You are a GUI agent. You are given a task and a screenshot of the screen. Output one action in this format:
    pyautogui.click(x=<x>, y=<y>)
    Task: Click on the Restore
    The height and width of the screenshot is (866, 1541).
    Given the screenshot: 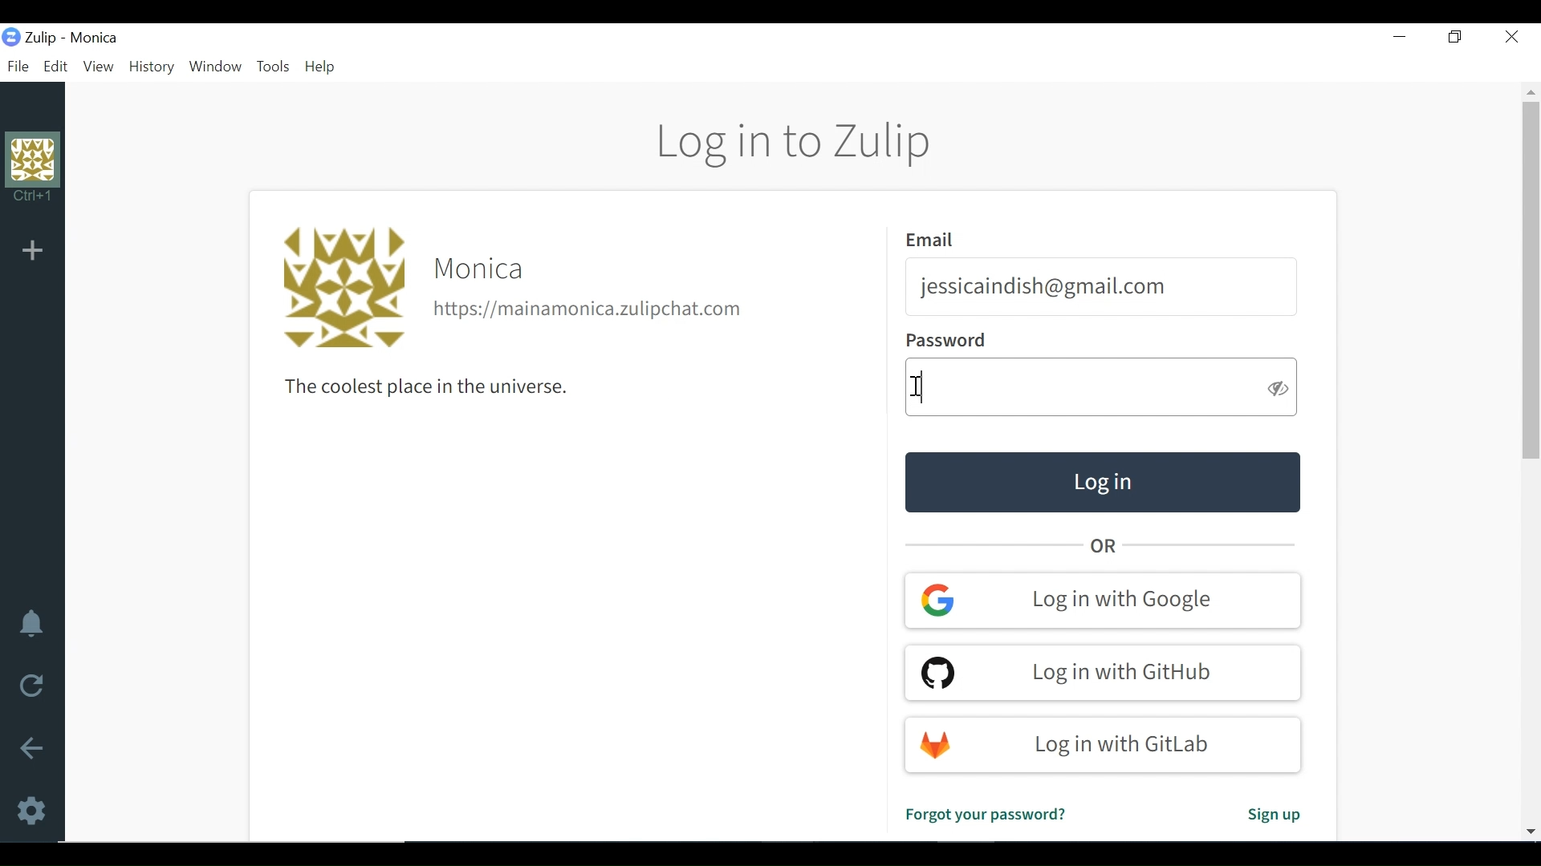 What is the action you would take?
    pyautogui.click(x=1454, y=36)
    